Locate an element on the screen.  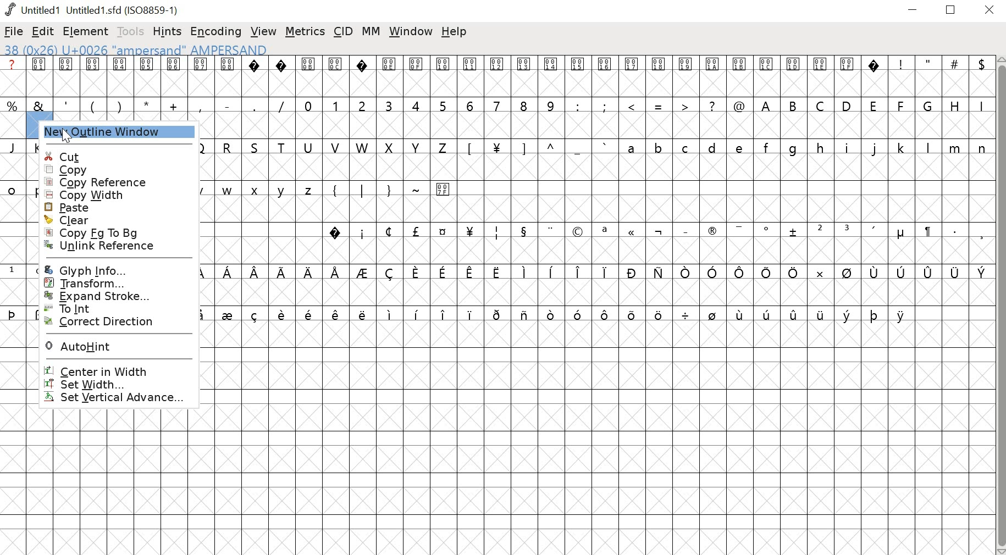
symbol is located at coordinates (522, 271).